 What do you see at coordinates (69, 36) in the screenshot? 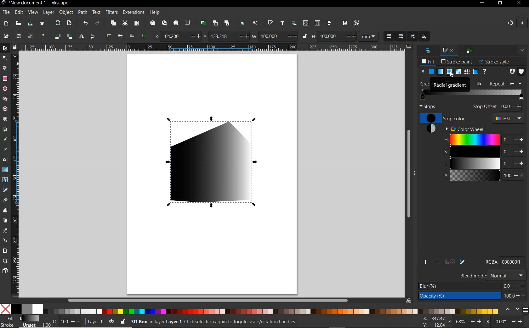
I see `OBJECT ROTATE` at bounding box center [69, 36].